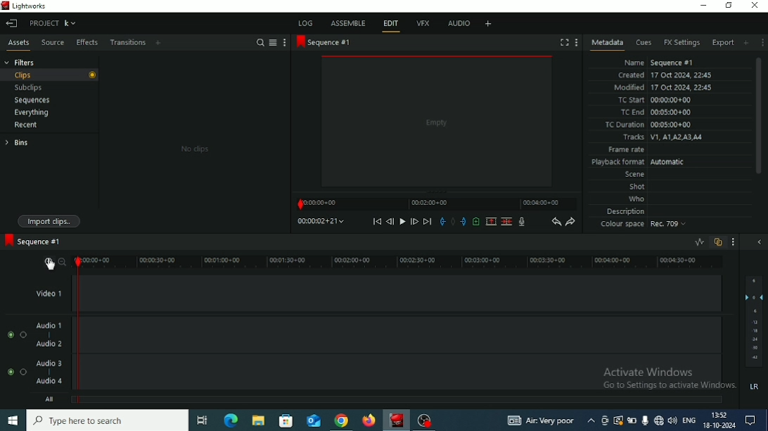 Image resolution: width=768 pixels, height=431 pixels. I want to click on VFX, so click(424, 22).